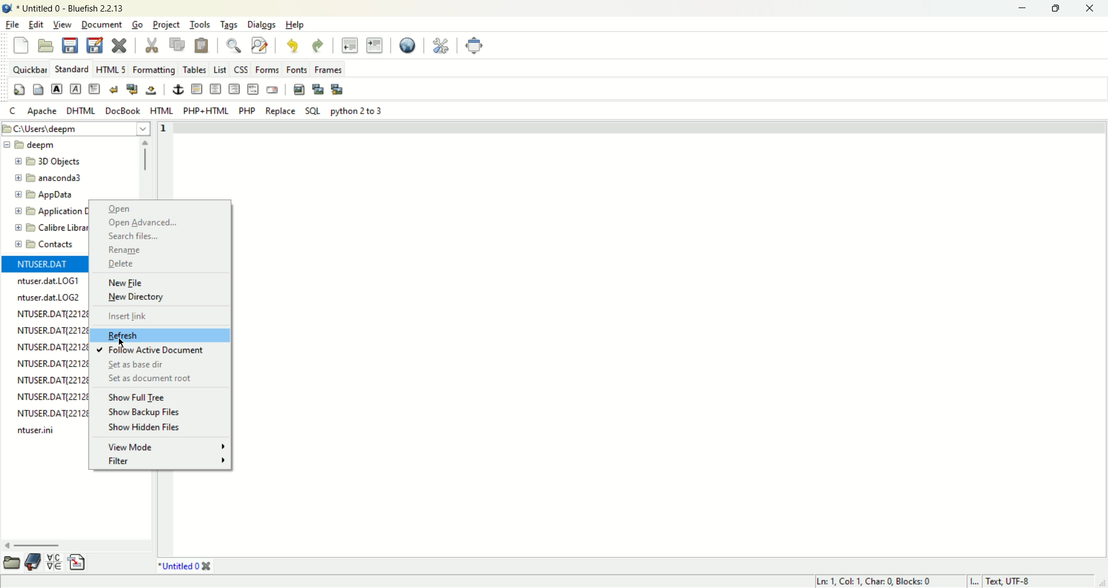 Image resolution: width=1108 pixels, height=588 pixels. What do you see at coordinates (875, 581) in the screenshot?
I see `cursor position` at bounding box center [875, 581].